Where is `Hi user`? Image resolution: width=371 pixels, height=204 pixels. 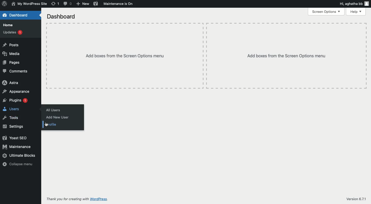
Hi user is located at coordinates (354, 4).